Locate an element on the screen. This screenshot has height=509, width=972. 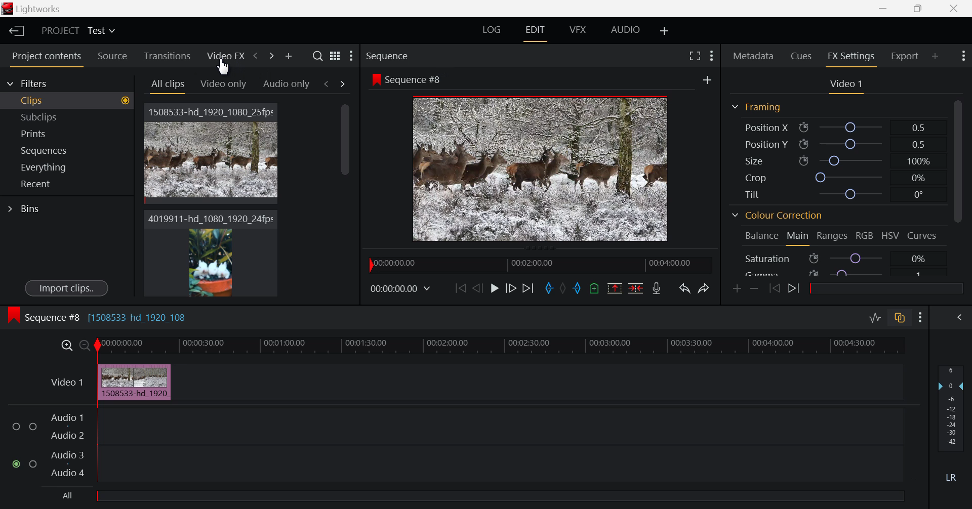
FX Settings Open is located at coordinates (851, 58).